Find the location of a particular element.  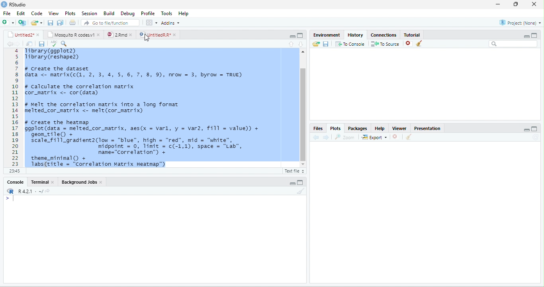

 is located at coordinates (520, 128).